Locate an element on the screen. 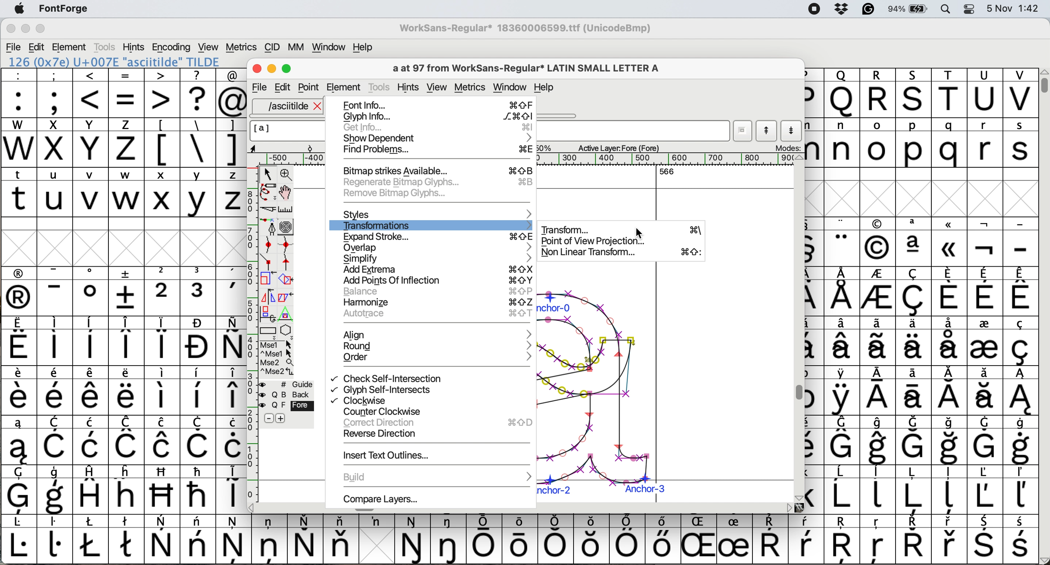 The width and height of the screenshot is (1050, 565). WorkSans-Regular 18360006599.ttf (UnicodeBmp) is located at coordinates (525, 30).